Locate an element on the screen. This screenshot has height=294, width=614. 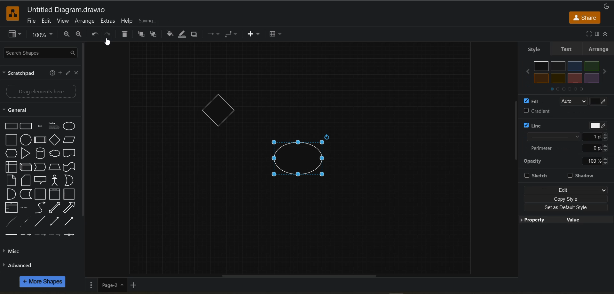
dotted line is located at coordinates (25, 221).